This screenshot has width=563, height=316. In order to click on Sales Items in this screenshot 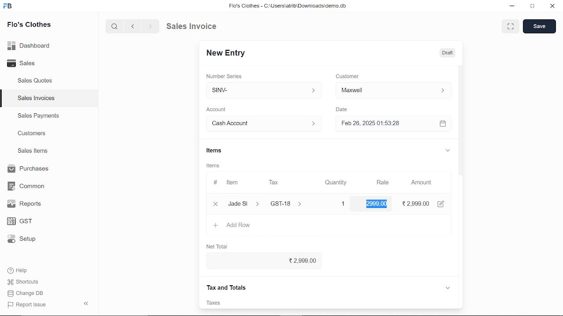, I will do `click(33, 152)`.